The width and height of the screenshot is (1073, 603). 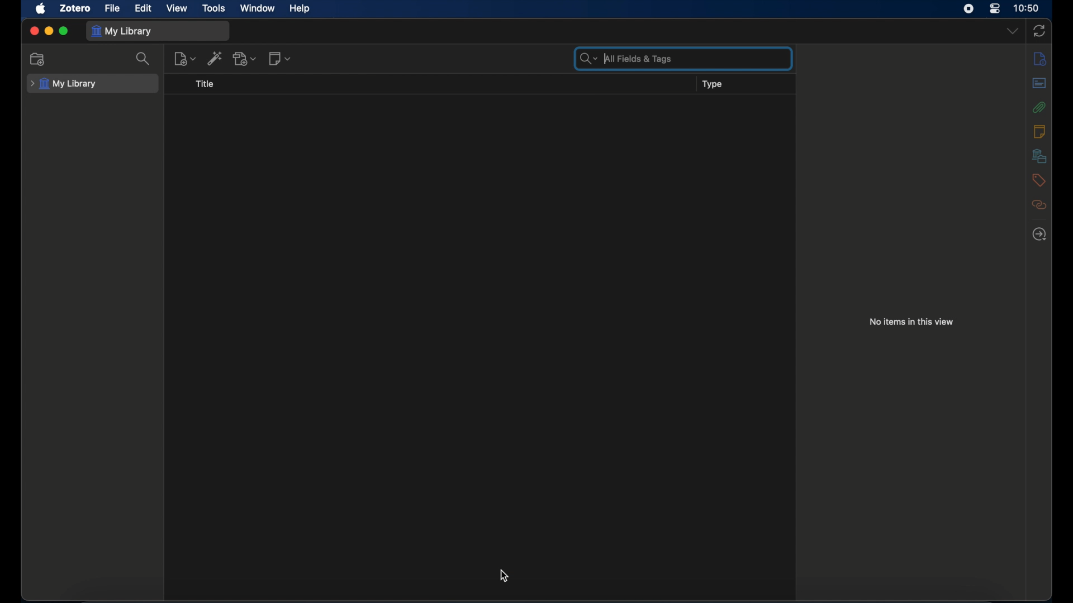 I want to click on apple, so click(x=41, y=8).